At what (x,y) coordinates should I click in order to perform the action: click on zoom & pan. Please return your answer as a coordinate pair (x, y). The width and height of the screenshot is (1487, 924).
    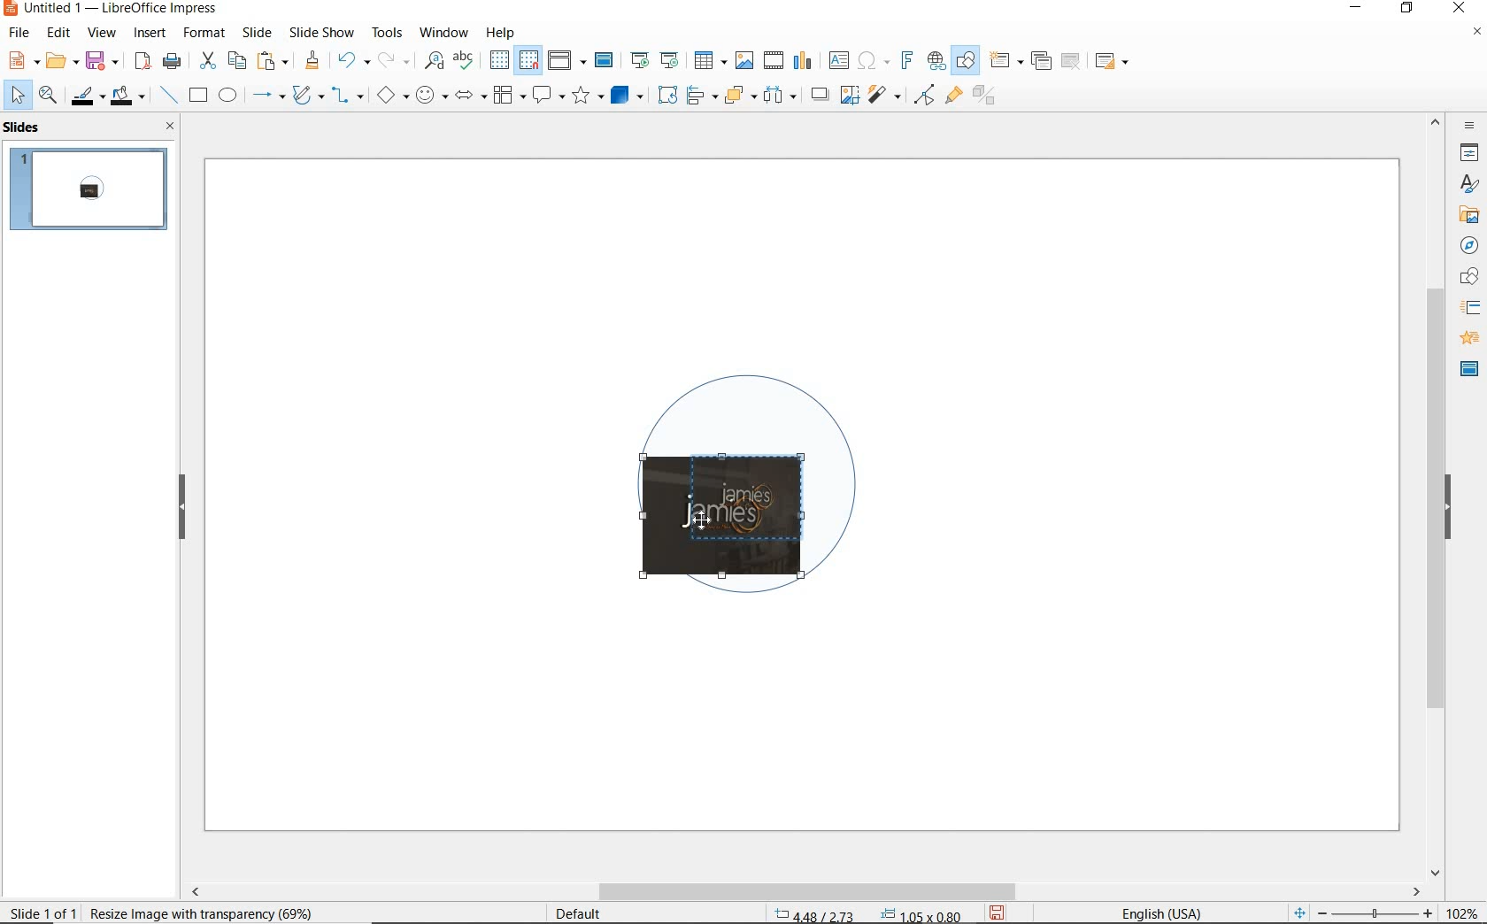
    Looking at the image, I should click on (50, 97).